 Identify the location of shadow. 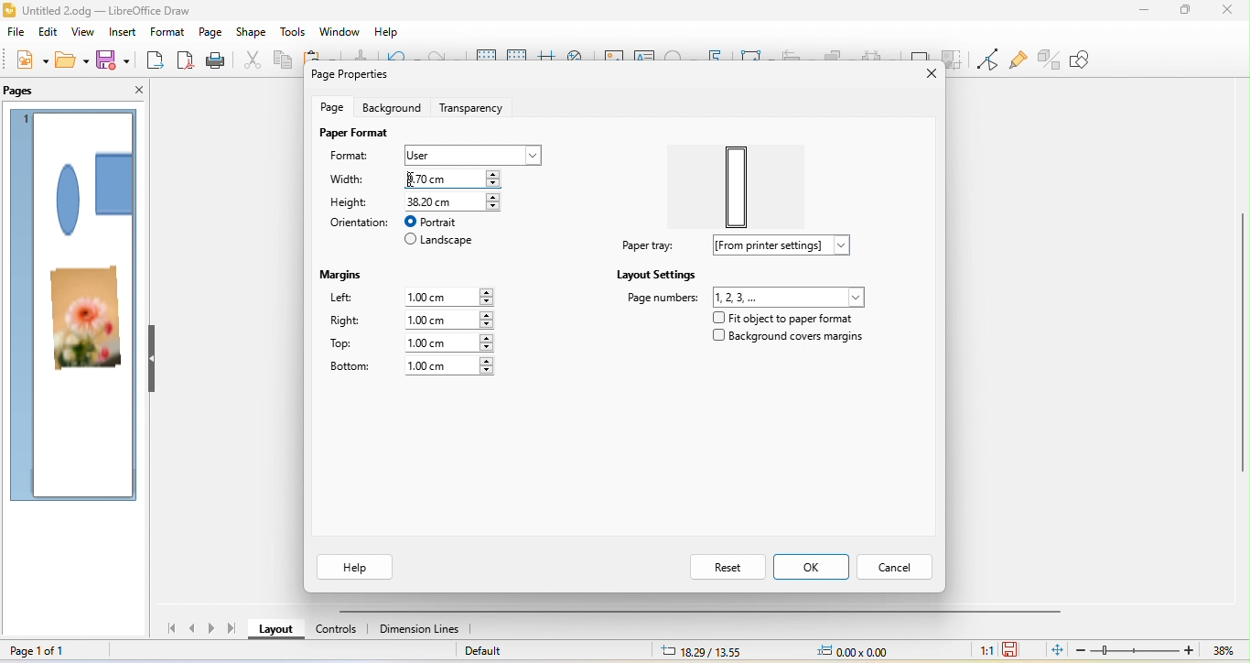
(919, 48).